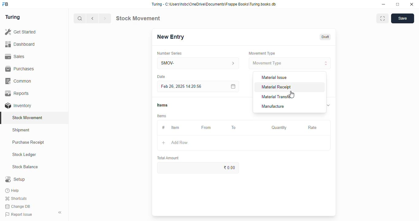 The image size is (419, 221). What do you see at coordinates (162, 105) in the screenshot?
I see `items` at bounding box center [162, 105].